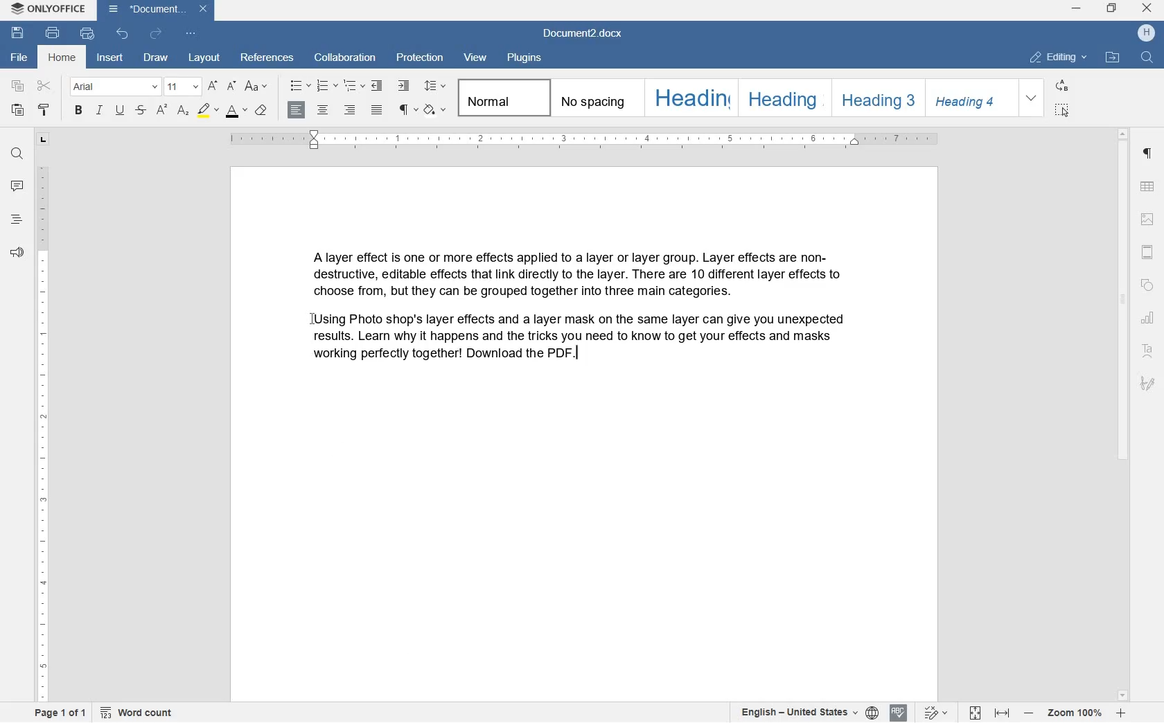 This screenshot has width=1164, height=723. What do you see at coordinates (936, 713) in the screenshot?
I see `TRACK CHANGES` at bounding box center [936, 713].